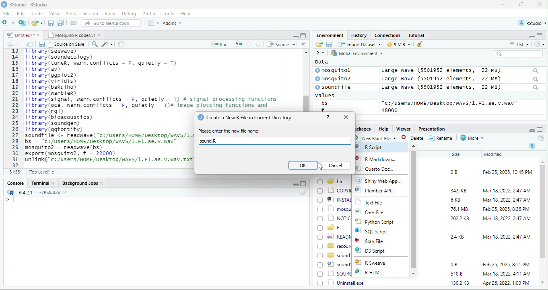 The image size is (548, 290). Describe the element at coordinates (7, 13) in the screenshot. I see `File` at that location.